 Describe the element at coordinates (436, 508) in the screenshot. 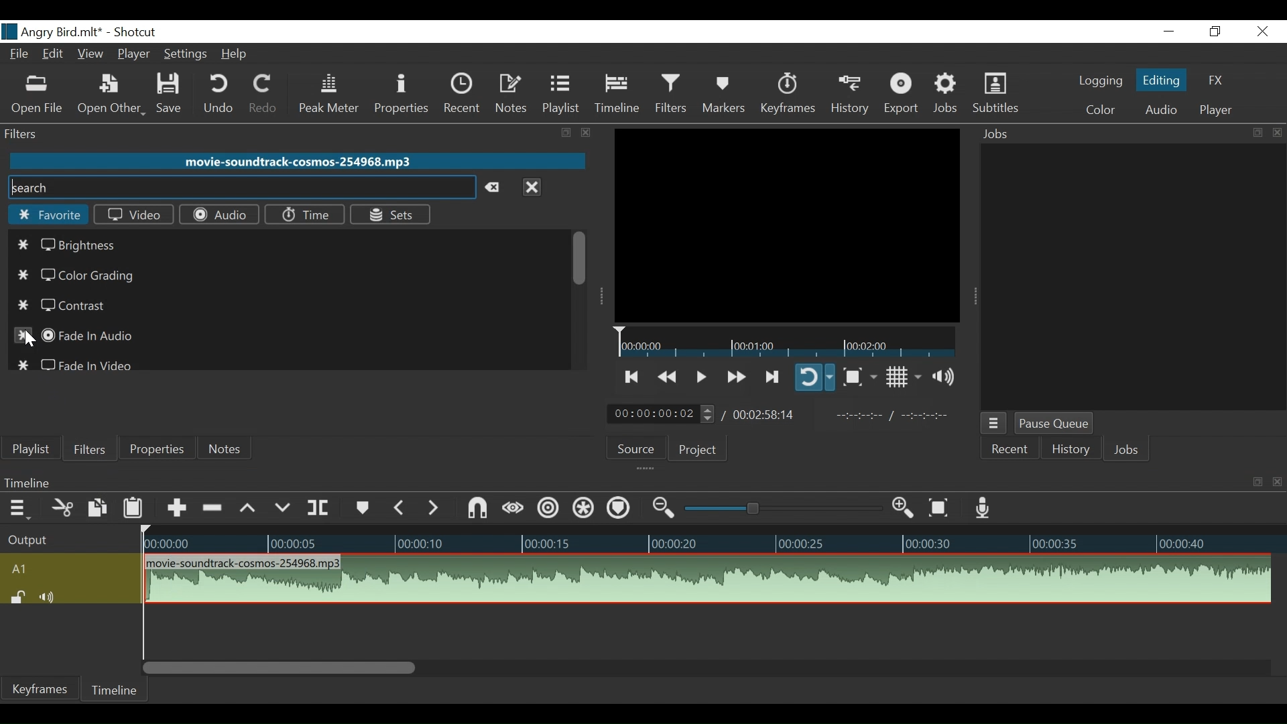

I see `Next Marker` at that location.